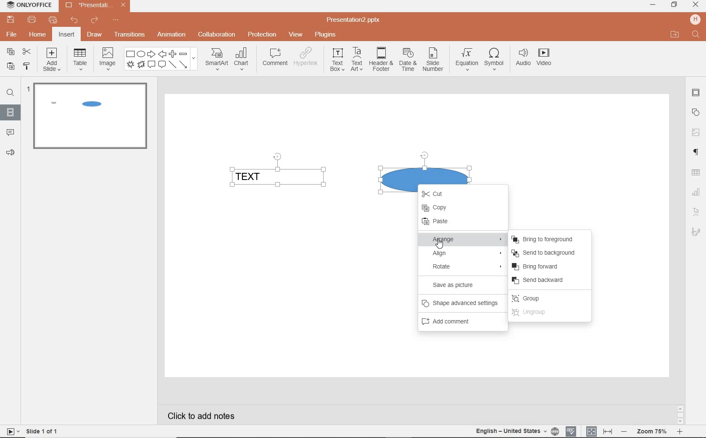 The image size is (706, 438). What do you see at coordinates (407, 62) in the screenshot?
I see `date & time` at bounding box center [407, 62].